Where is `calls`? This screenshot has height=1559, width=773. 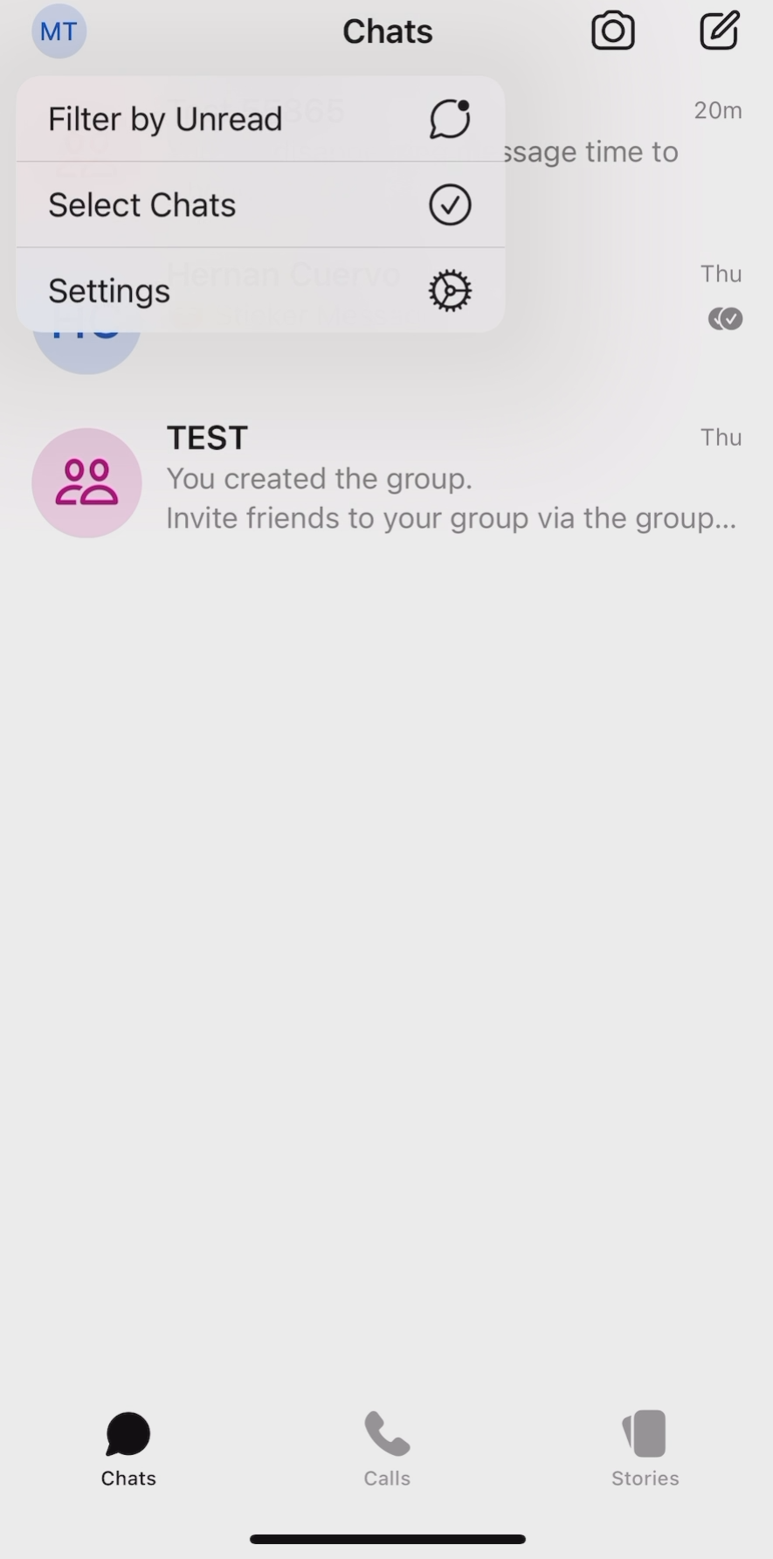 calls is located at coordinates (387, 1446).